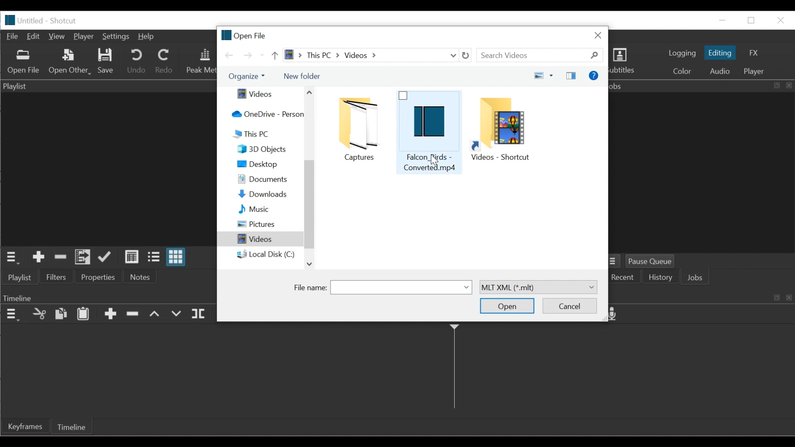  I want to click on Redo, so click(165, 61).